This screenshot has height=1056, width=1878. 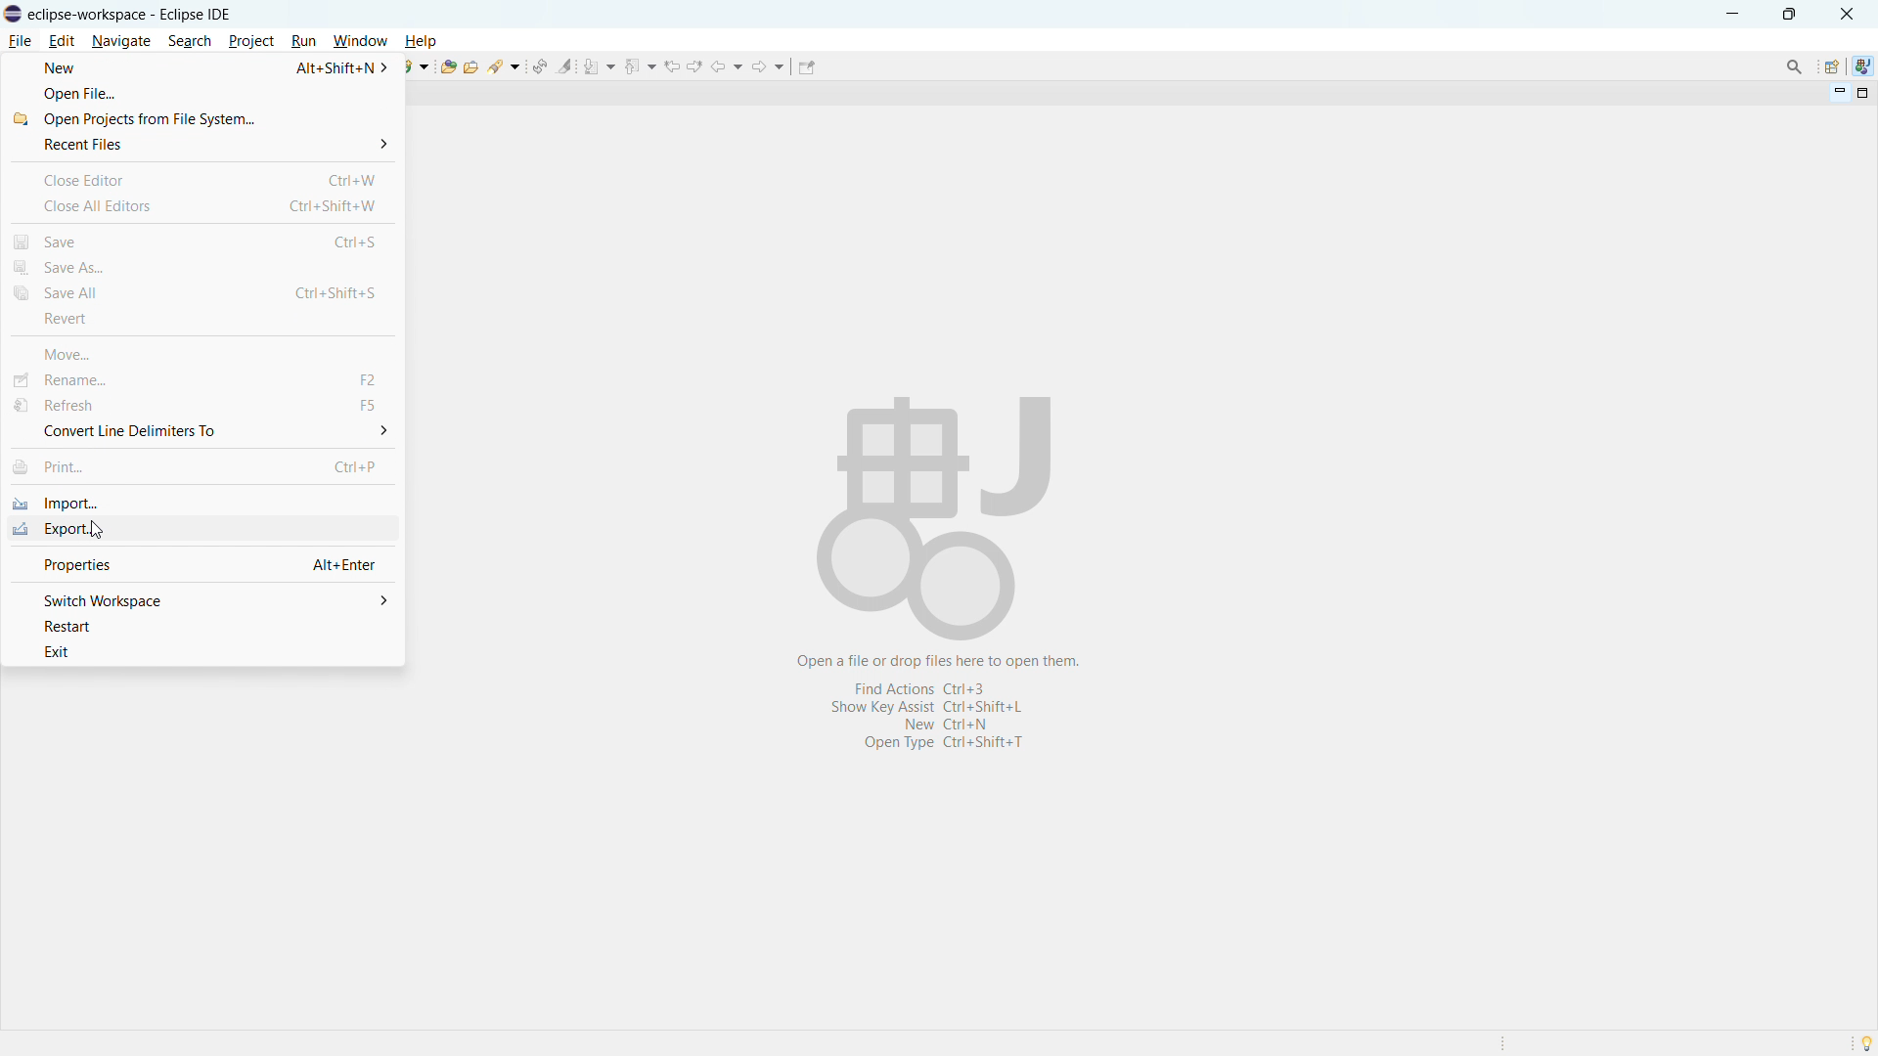 What do you see at coordinates (672, 66) in the screenshot?
I see `view previous location` at bounding box center [672, 66].